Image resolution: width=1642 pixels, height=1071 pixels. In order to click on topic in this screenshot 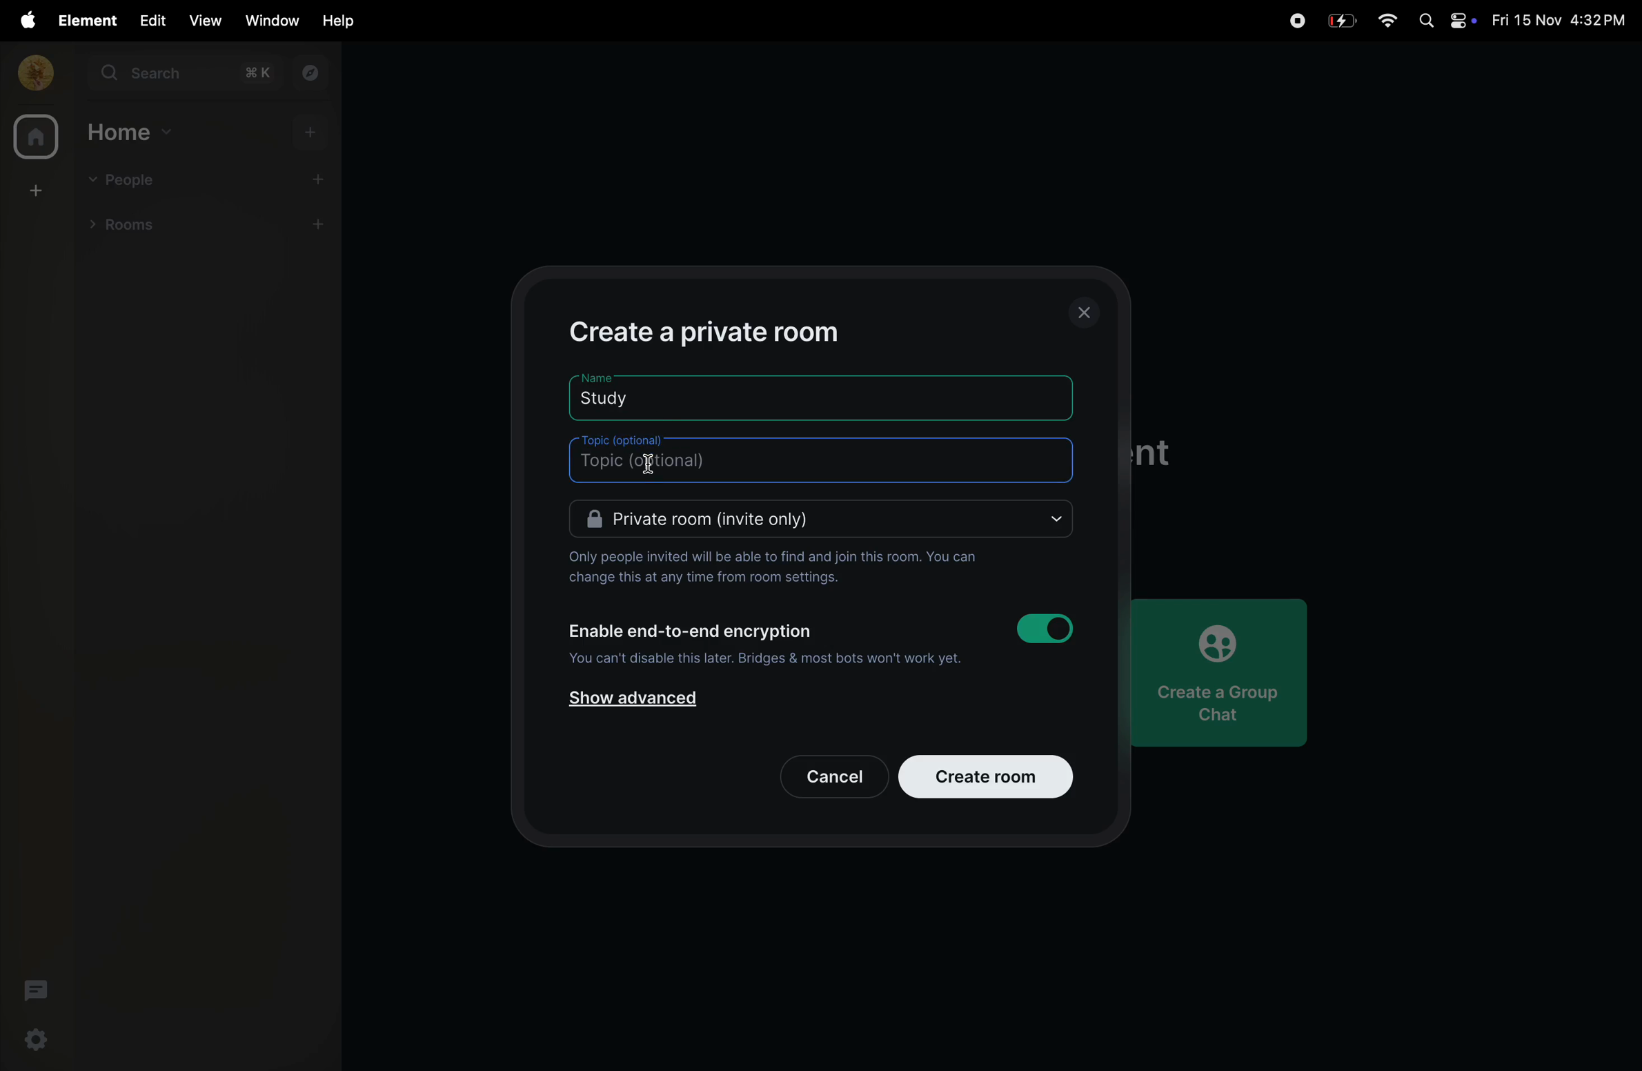, I will do `click(827, 459)`.